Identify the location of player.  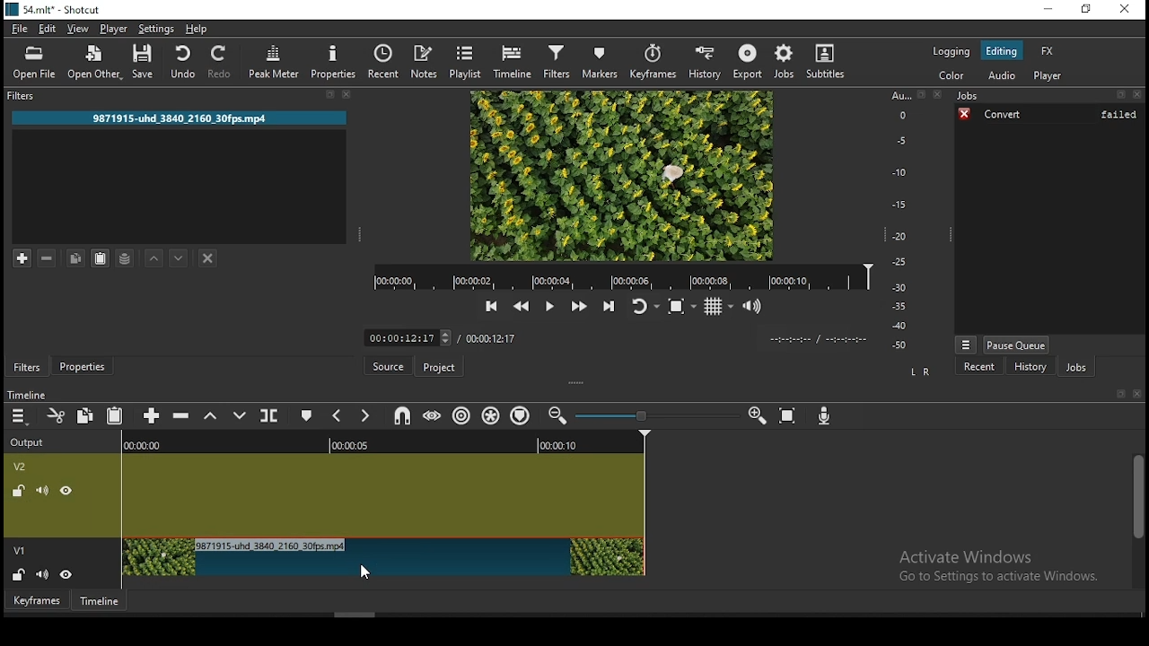
(1048, 74).